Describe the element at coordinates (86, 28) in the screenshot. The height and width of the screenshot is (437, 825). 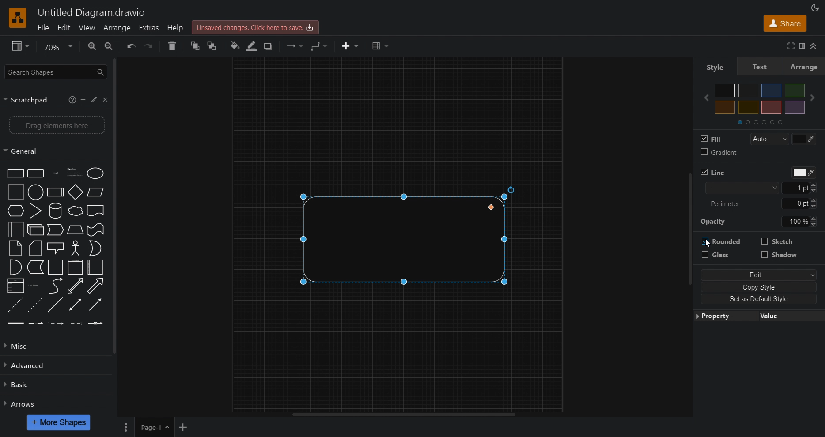
I see `View` at that location.